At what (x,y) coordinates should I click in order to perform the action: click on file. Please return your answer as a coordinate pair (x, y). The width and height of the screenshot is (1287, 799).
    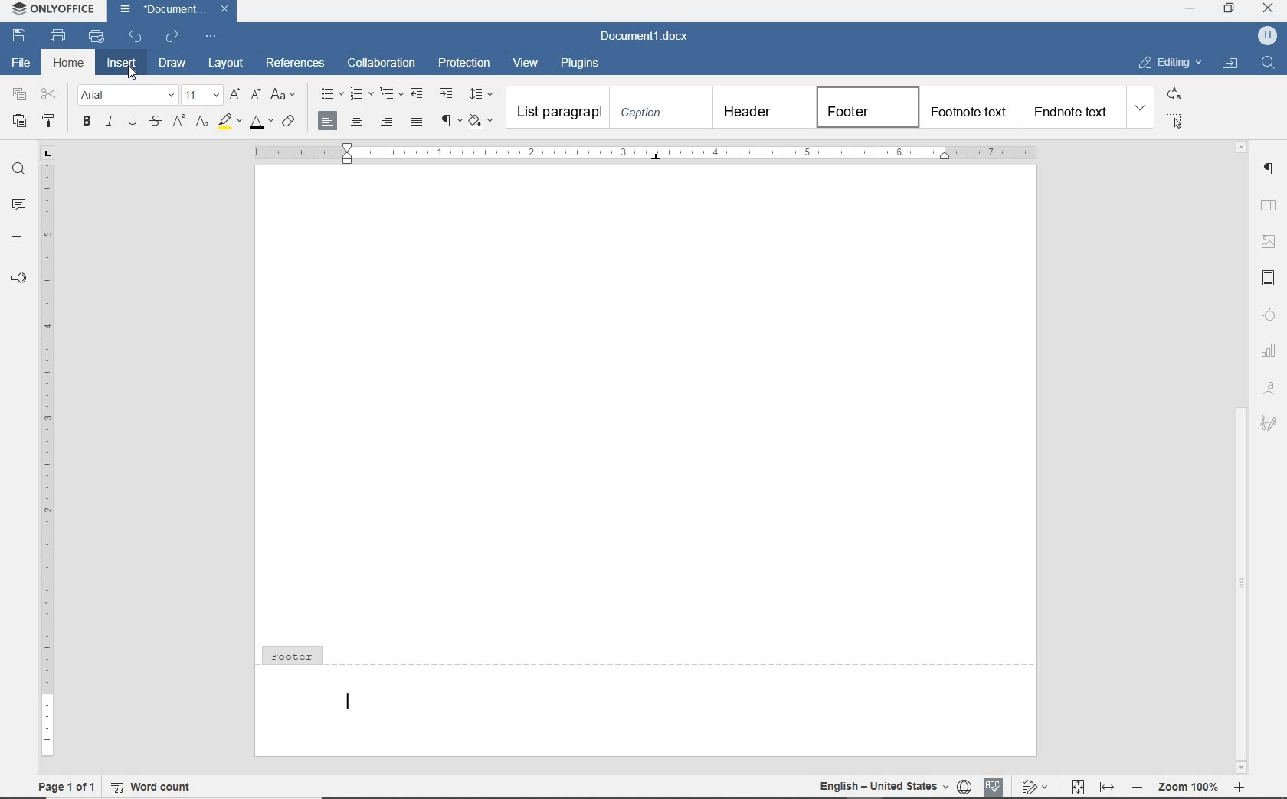
    Looking at the image, I should click on (22, 64).